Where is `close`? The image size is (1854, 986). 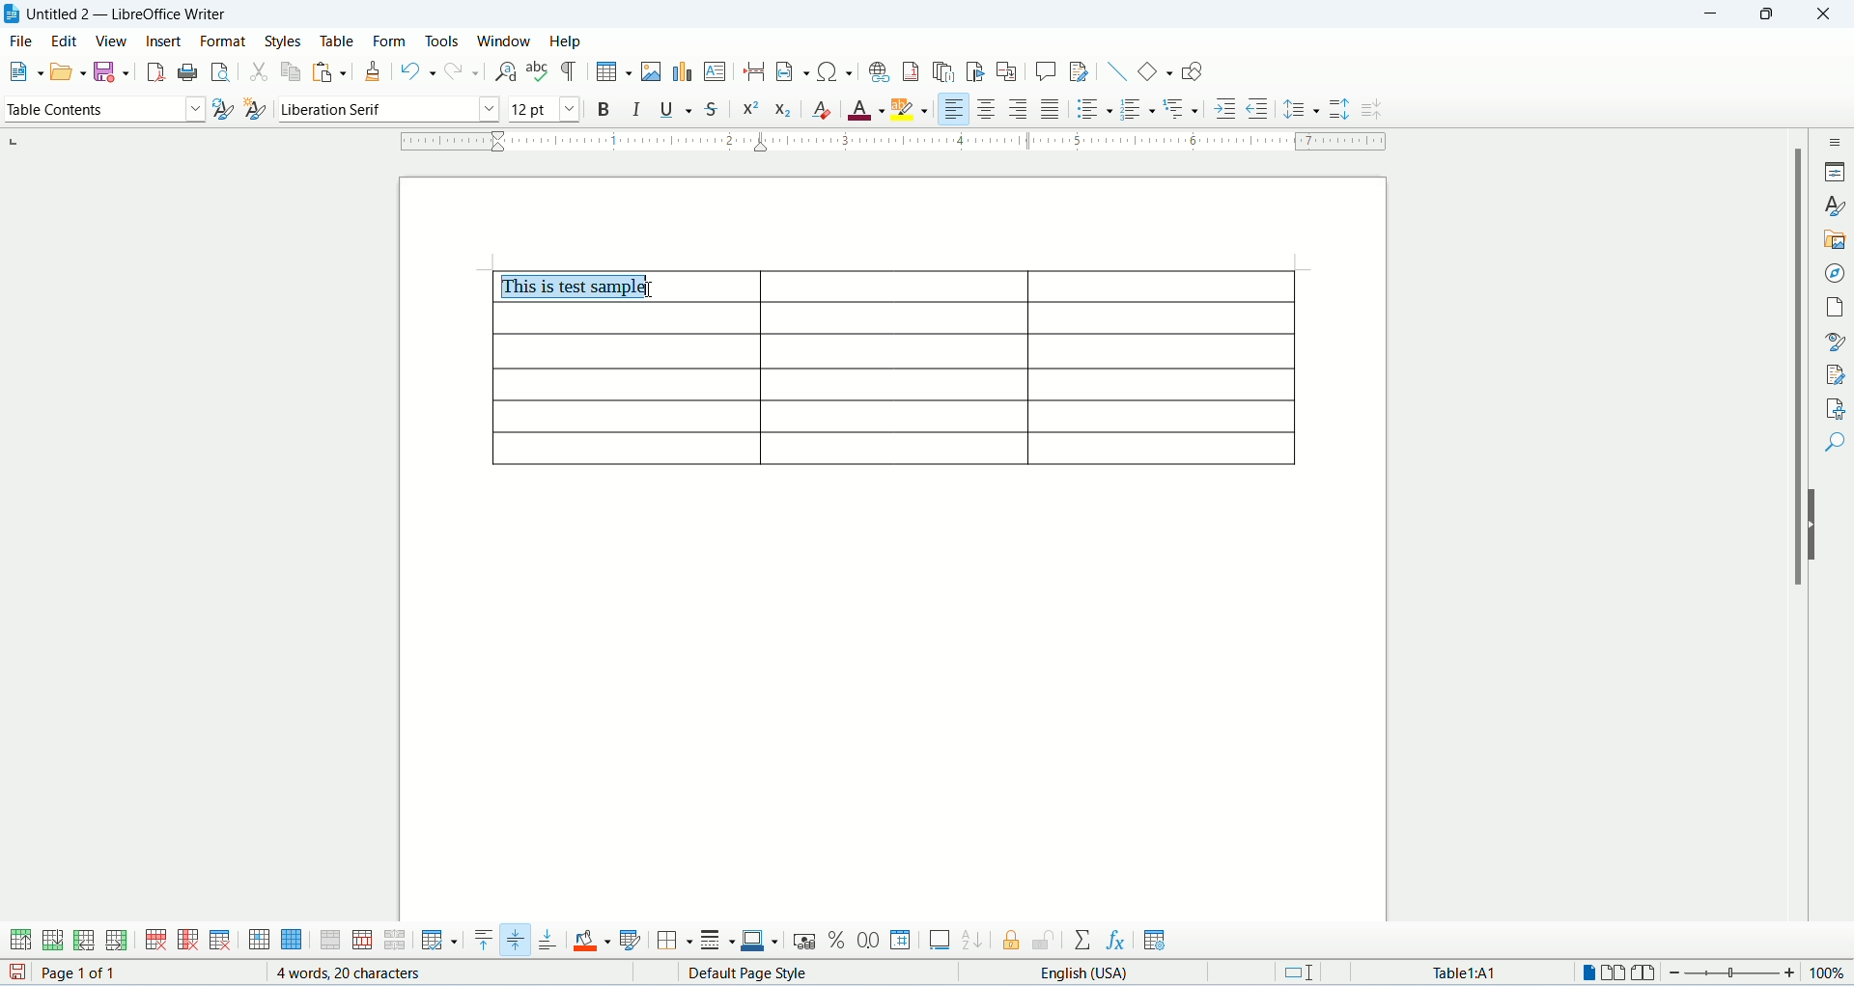 close is located at coordinates (1821, 14).